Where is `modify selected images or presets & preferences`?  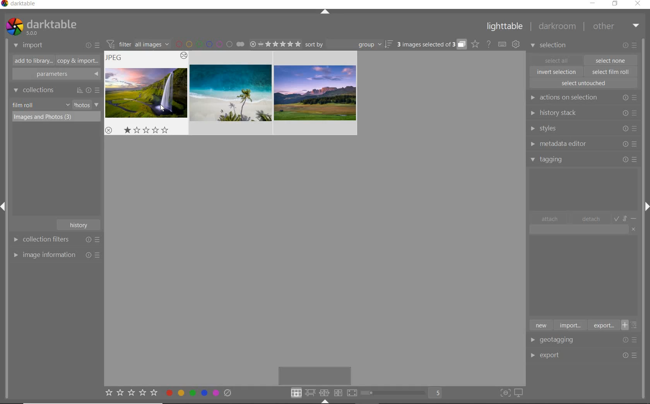 modify selected images or presets & preferences is located at coordinates (631, 46).